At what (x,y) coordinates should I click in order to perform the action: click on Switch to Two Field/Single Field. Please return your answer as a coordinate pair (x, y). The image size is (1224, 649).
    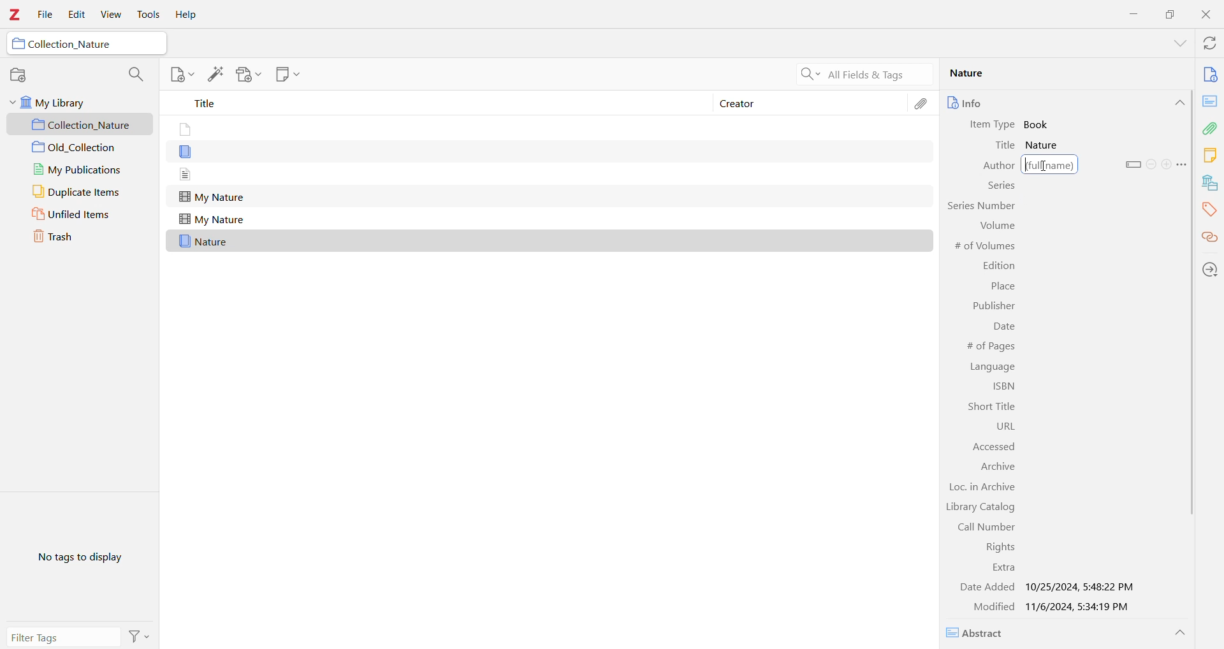
    Looking at the image, I should click on (1133, 164).